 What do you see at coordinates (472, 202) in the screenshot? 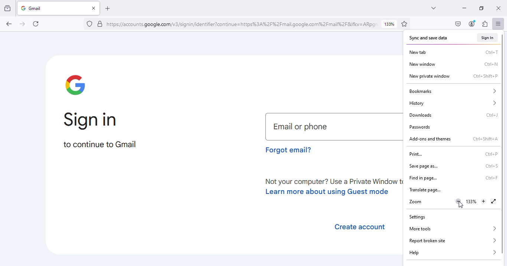
I see `zoom in level 133%` at bounding box center [472, 202].